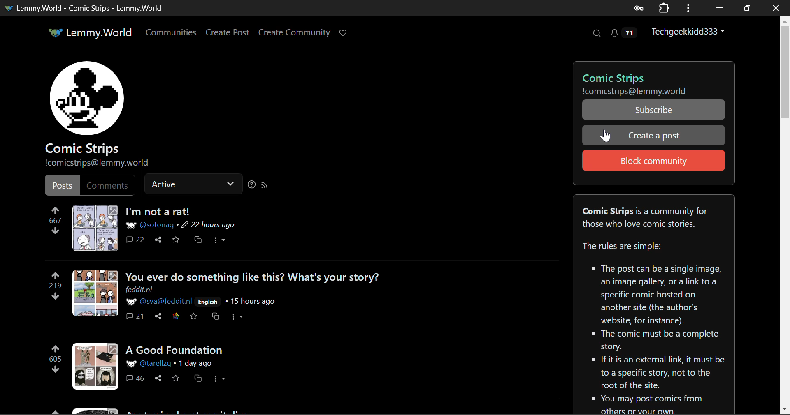  What do you see at coordinates (266, 184) in the screenshot?
I see `RSS` at bounding box center [266, 184].